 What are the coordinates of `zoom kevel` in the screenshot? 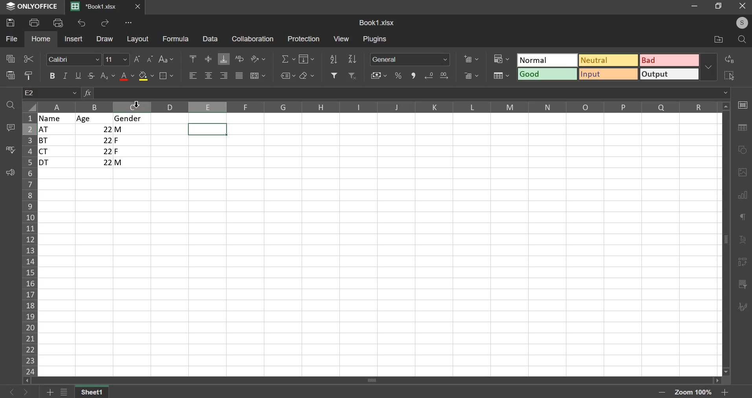 It's located at (695, 393).